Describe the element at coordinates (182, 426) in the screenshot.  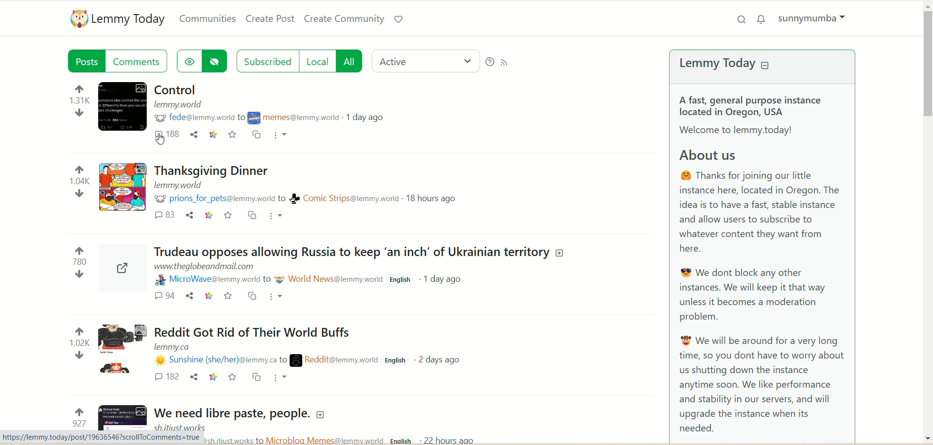
I see `URL` at that location.